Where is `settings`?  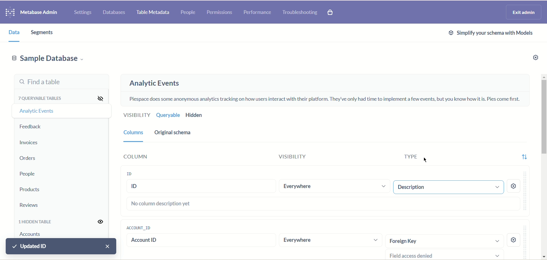
settings is located at coordinates (514, 186).